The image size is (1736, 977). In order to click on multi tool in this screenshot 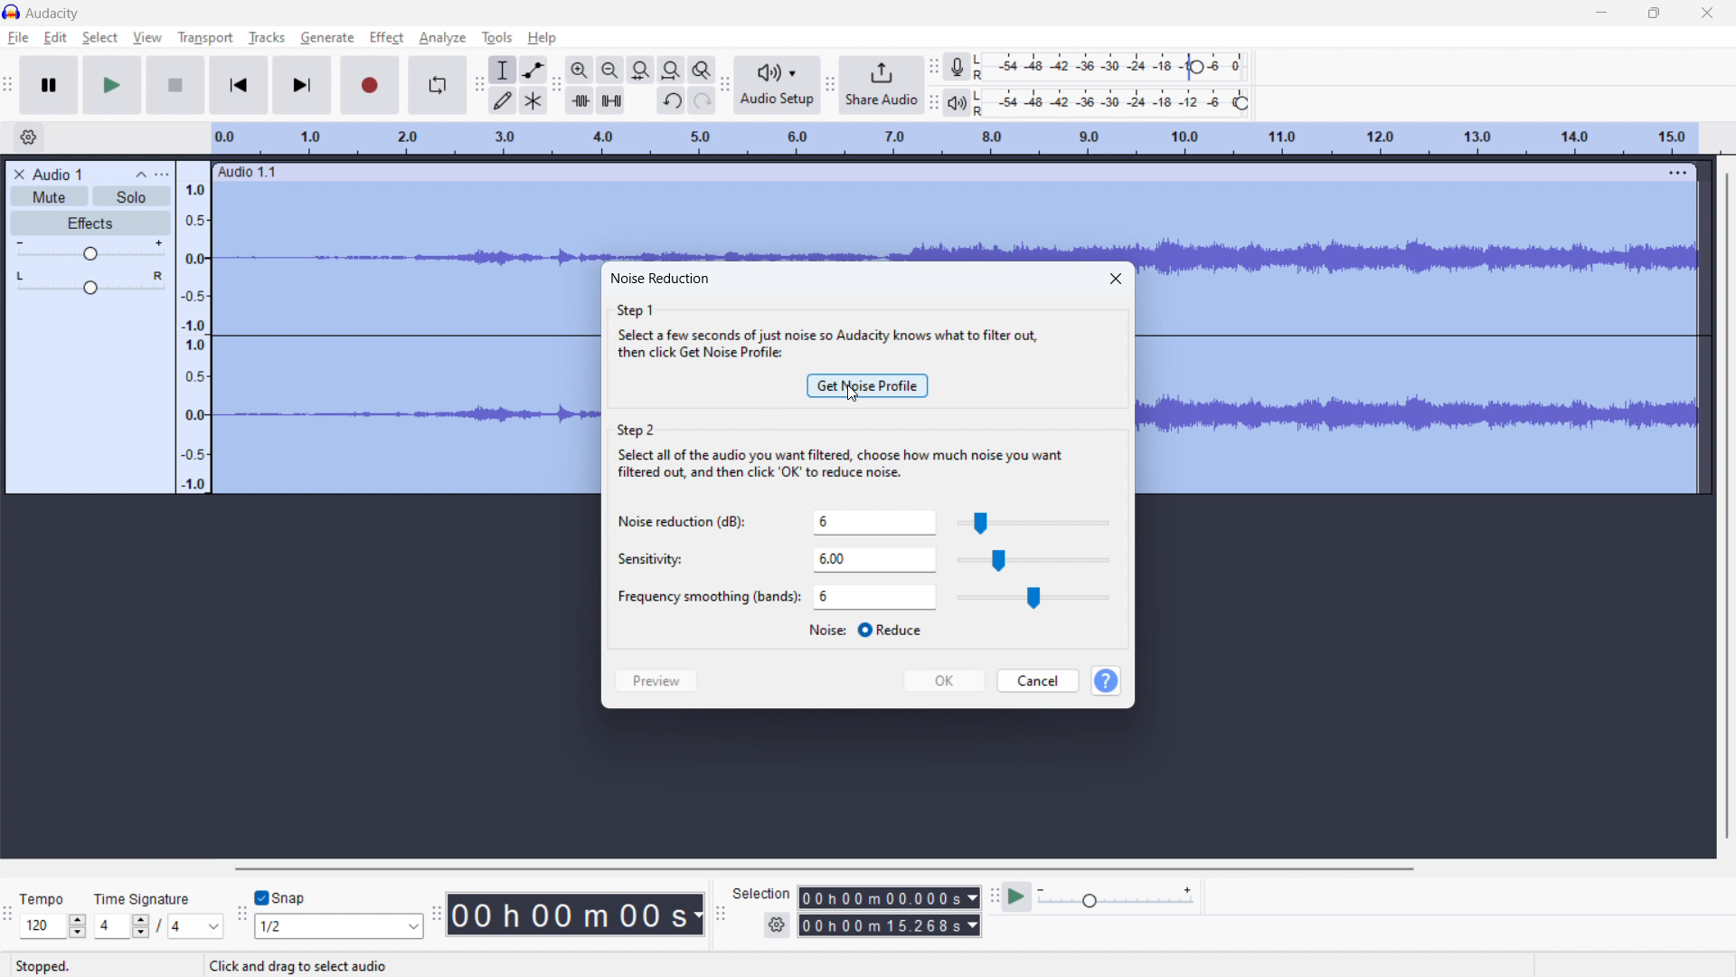, I will do `click(534, 100)`.